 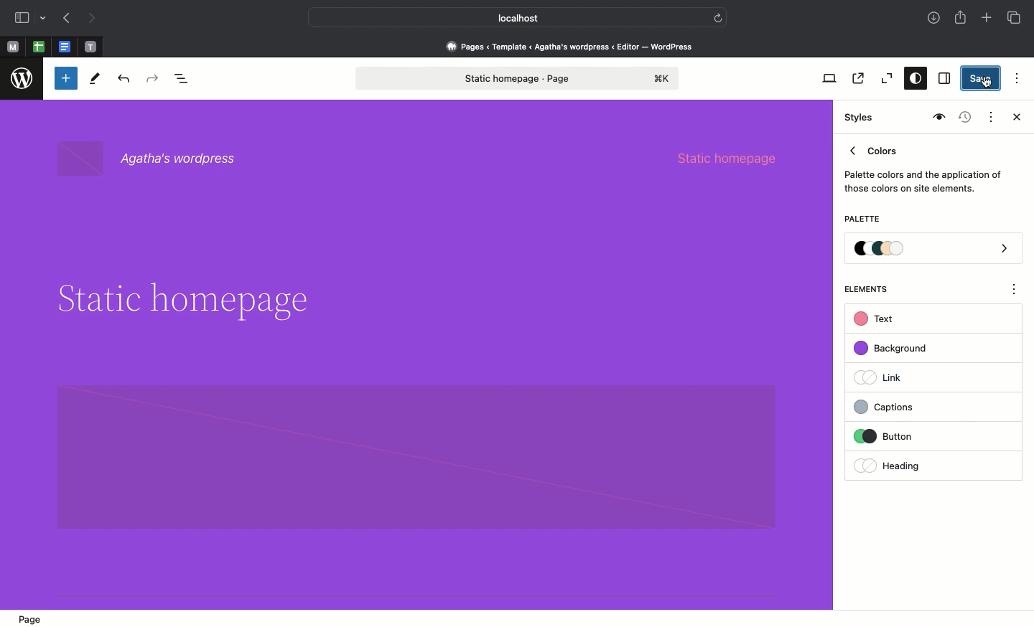 What do you see at coordinates (574, 46) in the screenshot?
I see `Pages < Template <Agatha's wordpress < editor - wordpress` at bounding box center [574, 46].